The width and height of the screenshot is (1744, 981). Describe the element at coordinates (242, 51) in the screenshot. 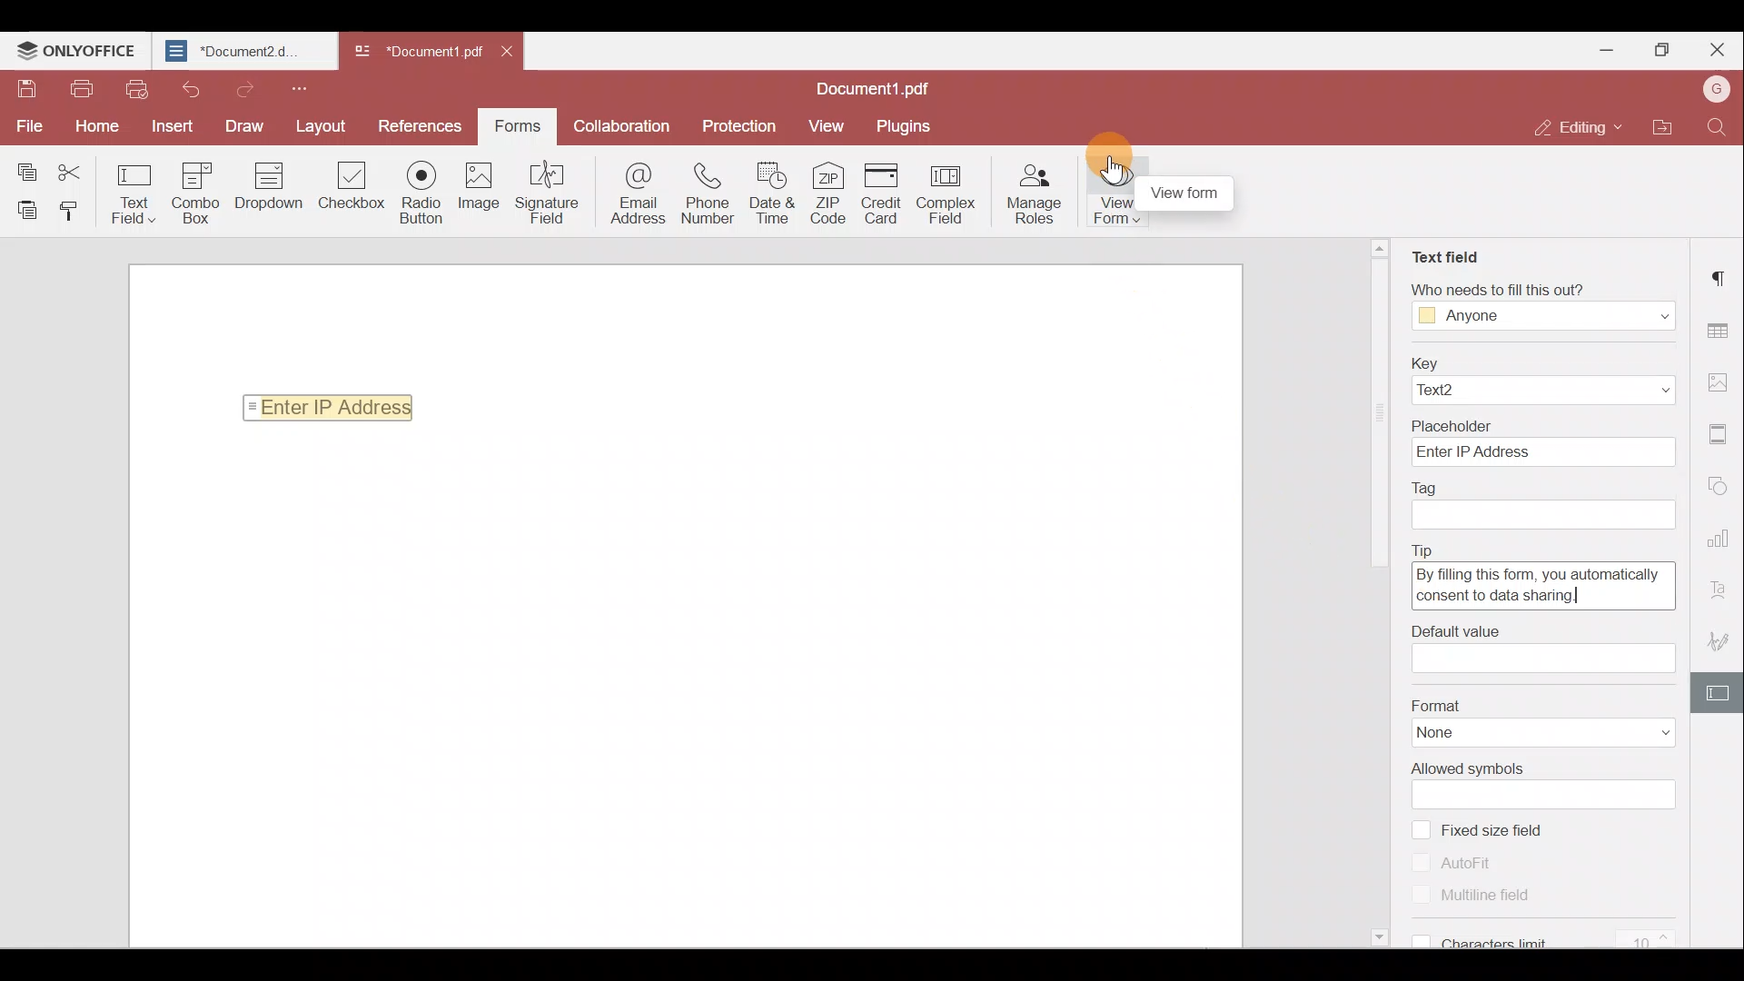

I see `*Document2.d` at that location.